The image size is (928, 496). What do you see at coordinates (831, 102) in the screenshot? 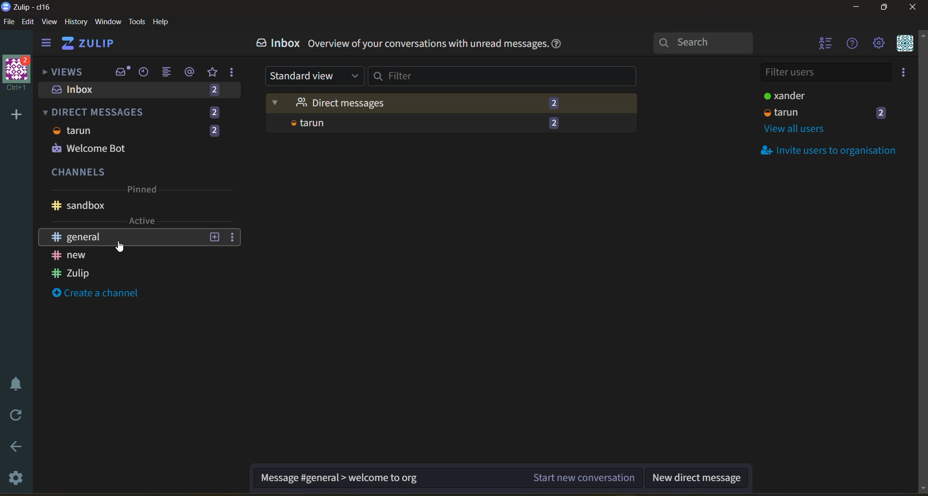
I see `users and status` at bounding box center [831, 102].